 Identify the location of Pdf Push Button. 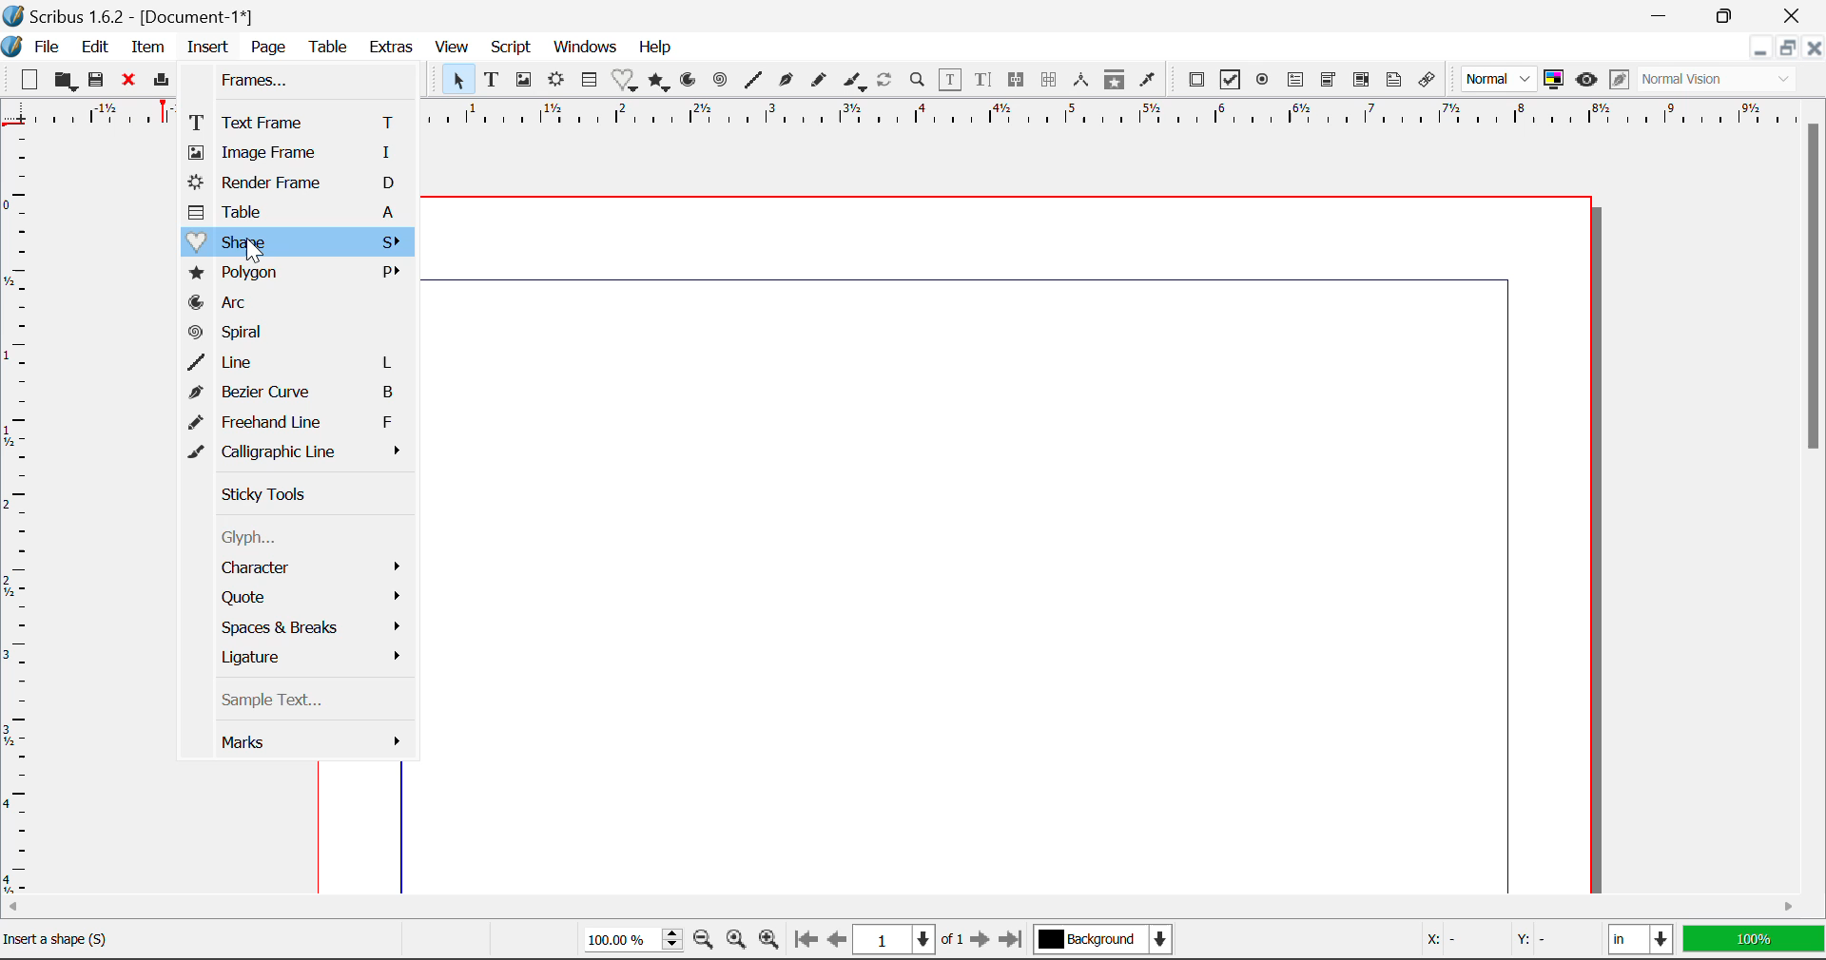
(1197, 80).